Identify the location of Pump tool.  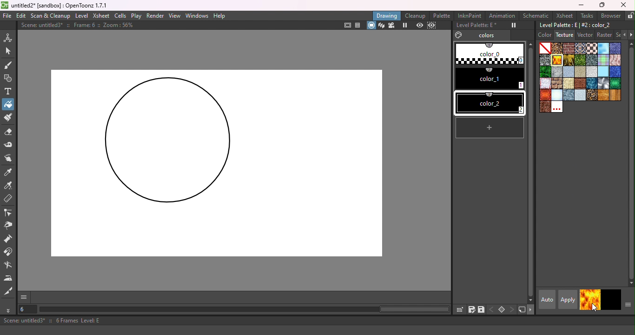
(10, 239).